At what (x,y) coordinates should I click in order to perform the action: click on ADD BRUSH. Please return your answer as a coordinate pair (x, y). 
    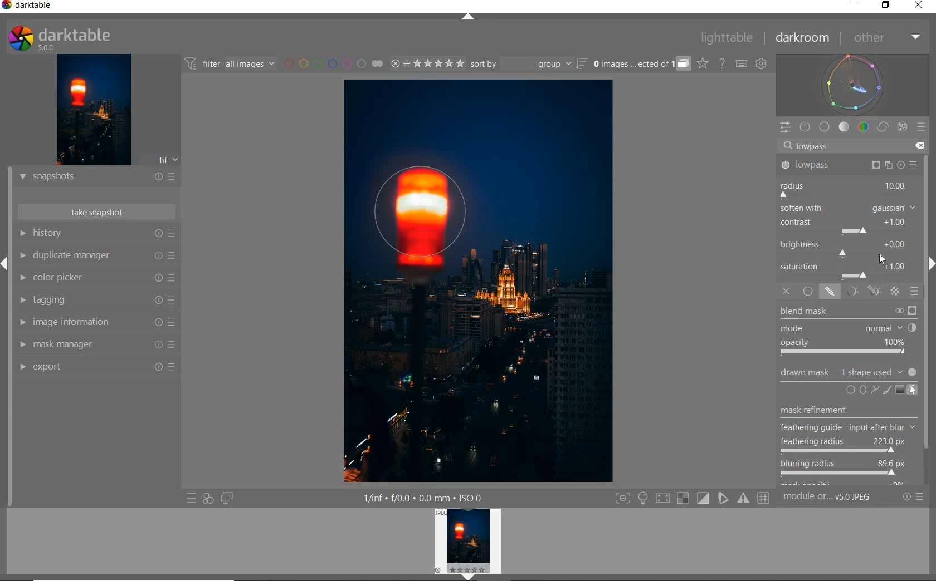
    Looking at the image, I should click on (886, 390).